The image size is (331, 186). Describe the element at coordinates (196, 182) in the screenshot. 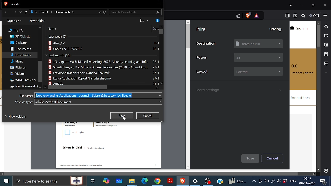

I see `Settings` at that location.